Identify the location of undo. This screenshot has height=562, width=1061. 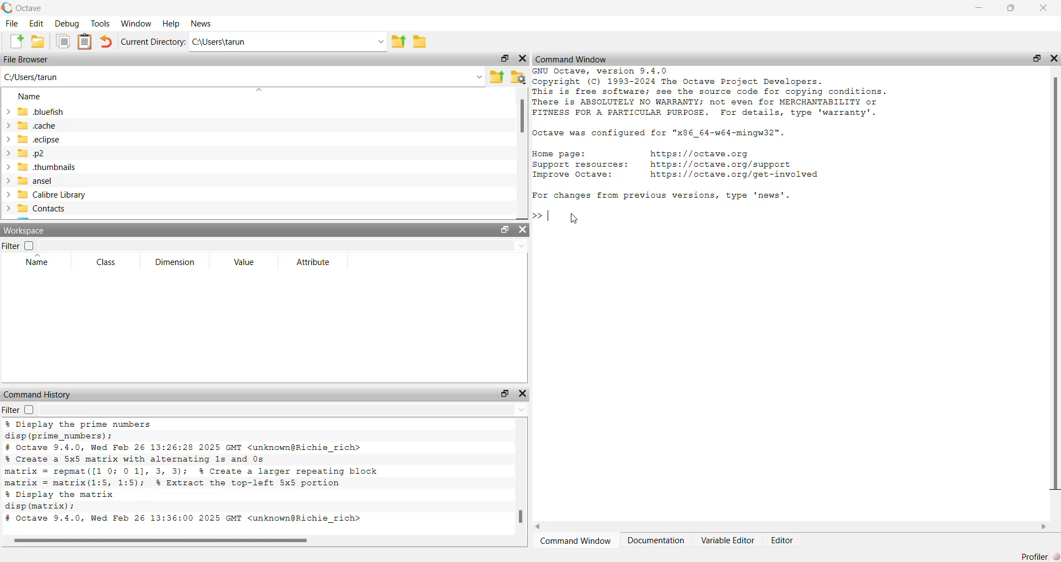
(106, 41).